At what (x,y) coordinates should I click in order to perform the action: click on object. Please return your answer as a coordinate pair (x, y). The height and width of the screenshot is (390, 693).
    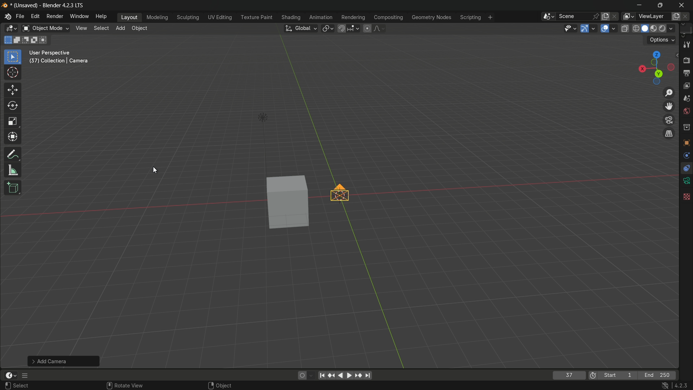
    Looking at the image, I should click on (225, 385).